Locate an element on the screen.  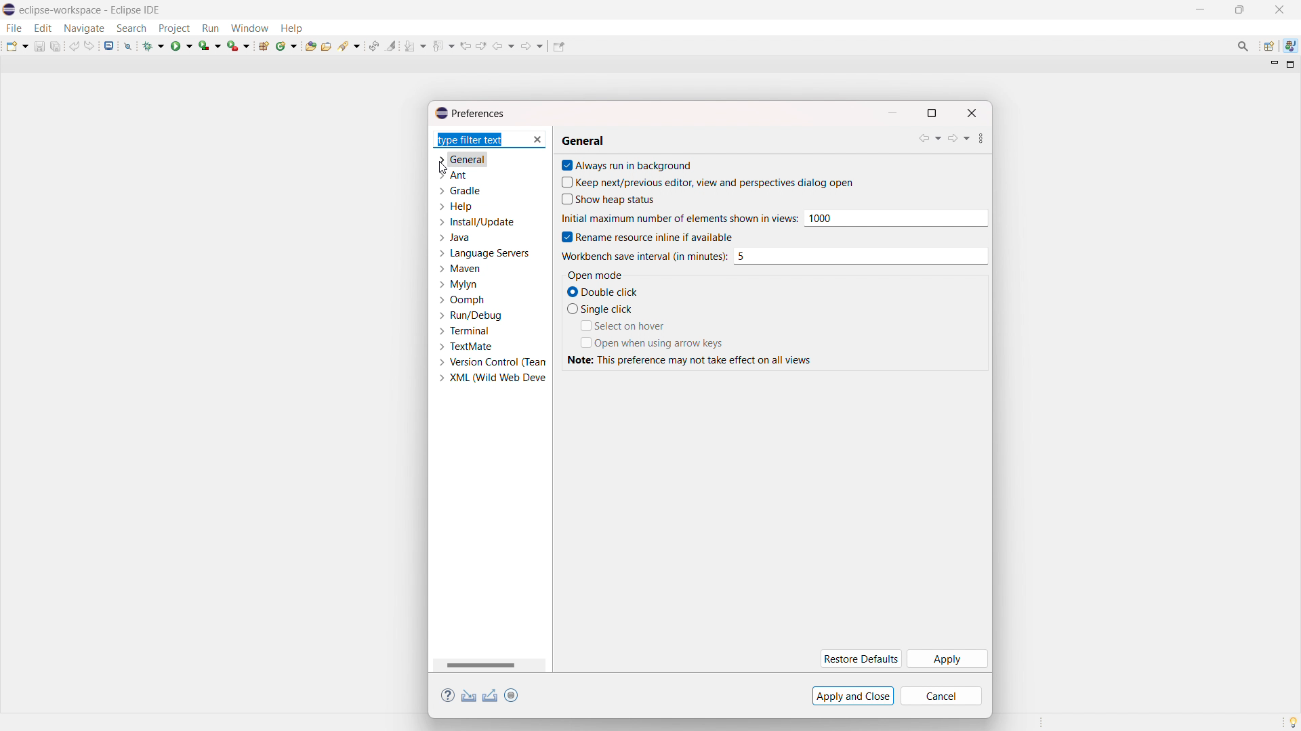
Checkbox is located at coordinates (564, 236).